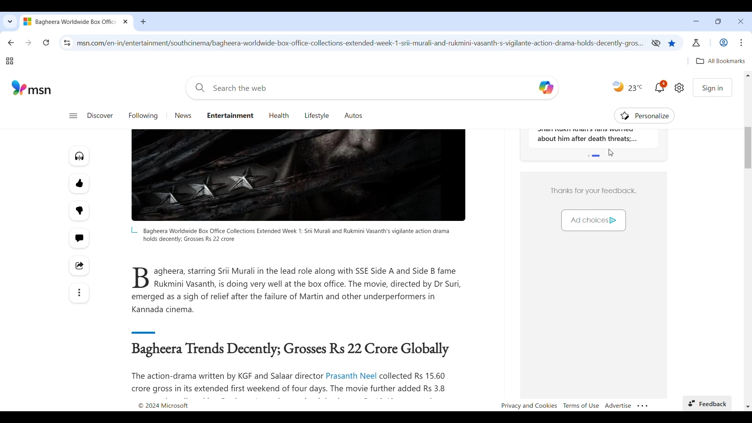  What do you see at coordinates (746, 152) in the screenshot?
I see `vertical scroll bar` at bounding box center [746, 152].